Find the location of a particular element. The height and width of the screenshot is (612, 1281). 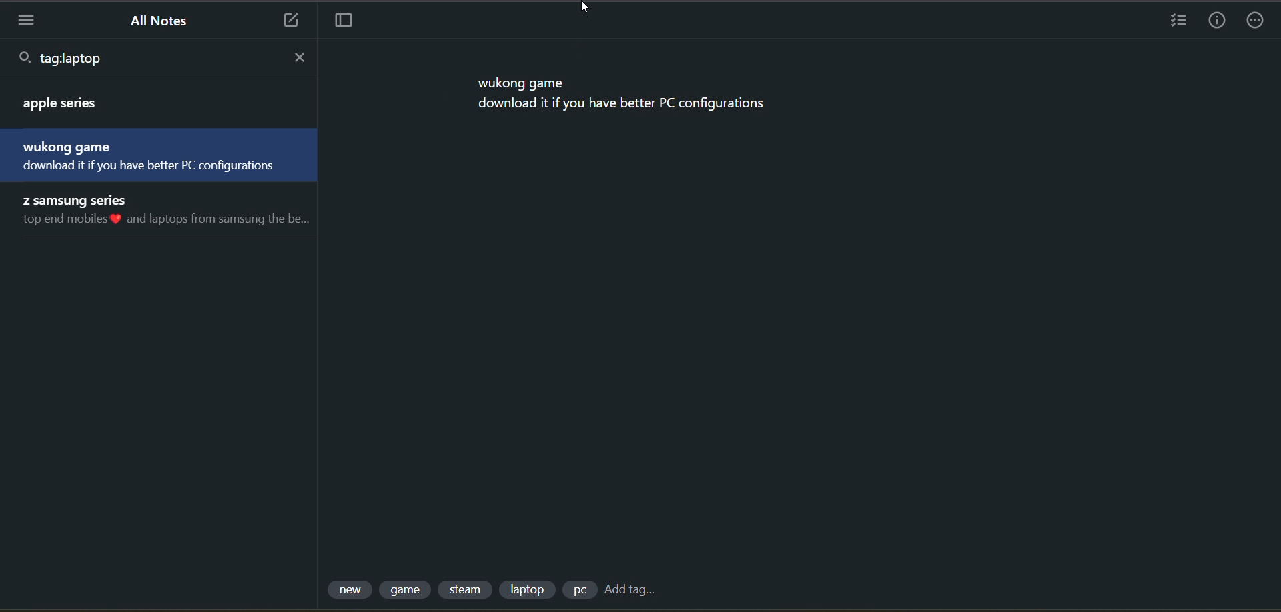

typed text is located at coordinates (69, 58).